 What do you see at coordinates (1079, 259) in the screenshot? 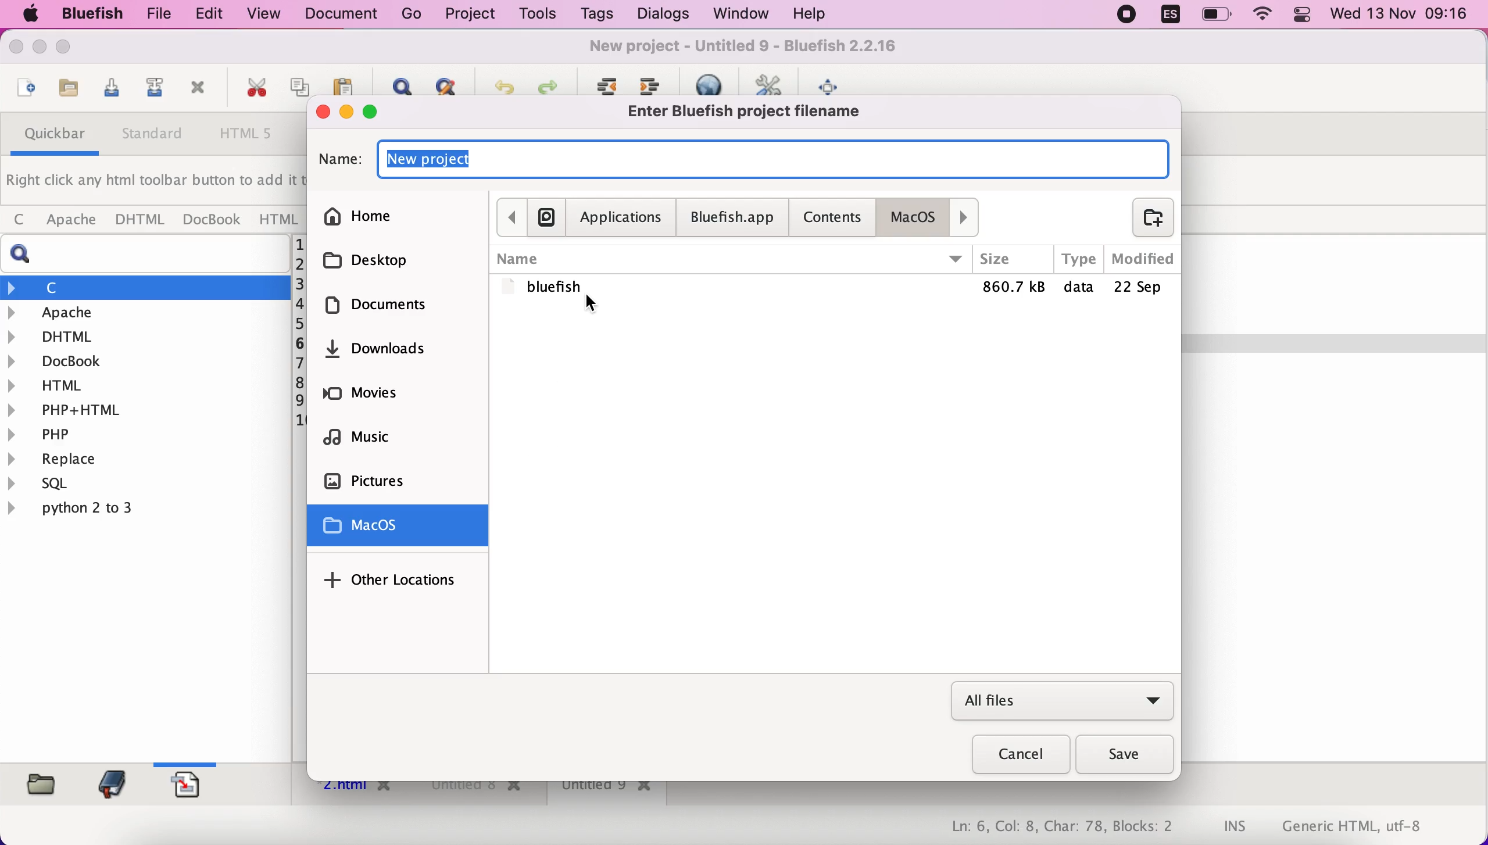
I see `type` at bounding box center [1079, 259].